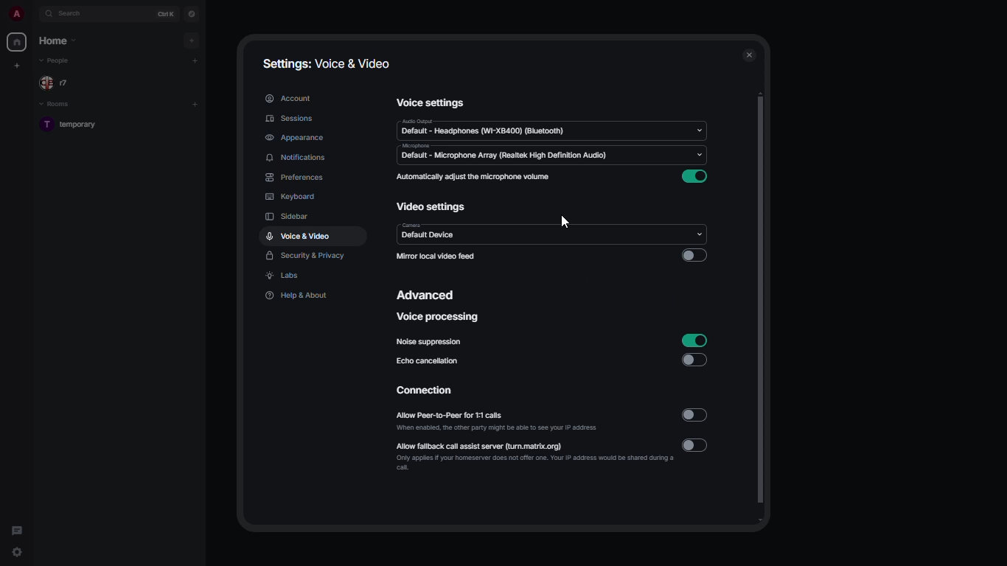  What do you see at coordinates (750, 55) in the screenshot?
I see `close` at bounding box center [750, 55].